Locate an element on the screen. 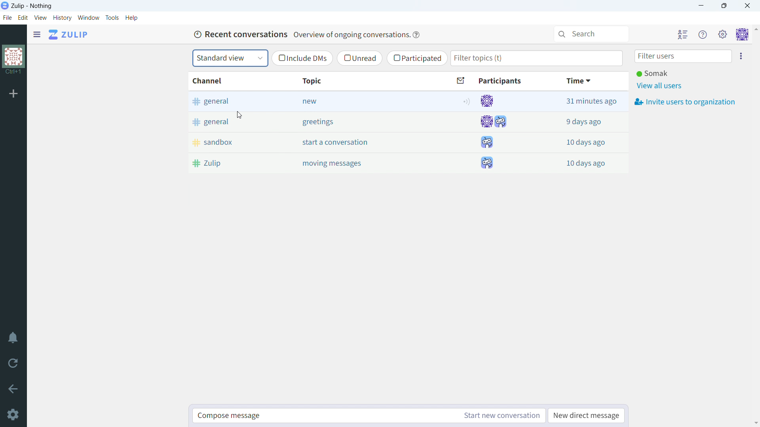 This screenshot has width=760, height=427. view all users is located at coordinates (660, 86).